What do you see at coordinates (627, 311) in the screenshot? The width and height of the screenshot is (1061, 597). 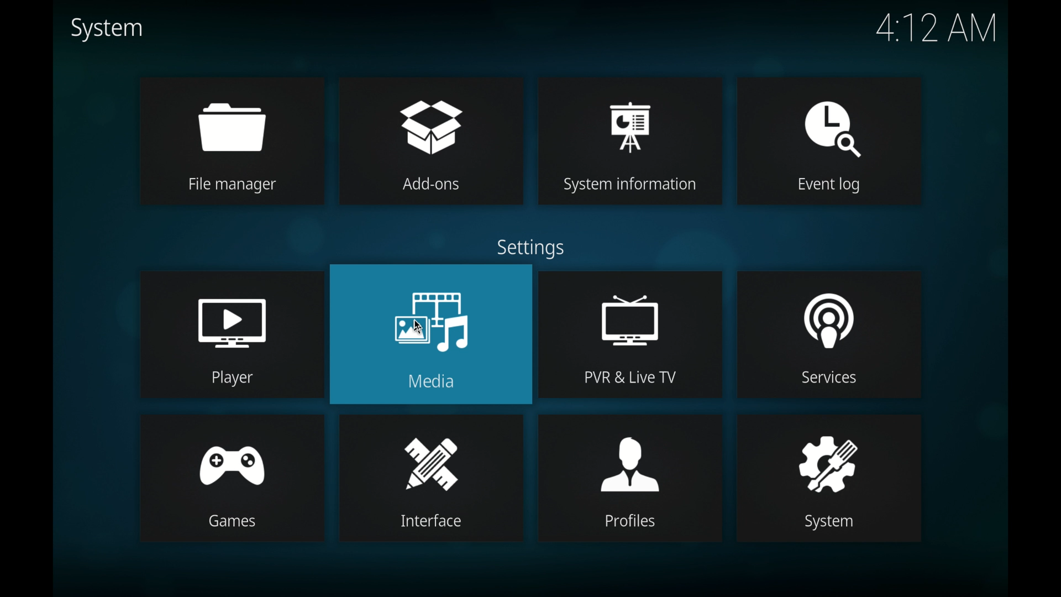 I see `pvr and live tv` at bounding box center [627, 311].